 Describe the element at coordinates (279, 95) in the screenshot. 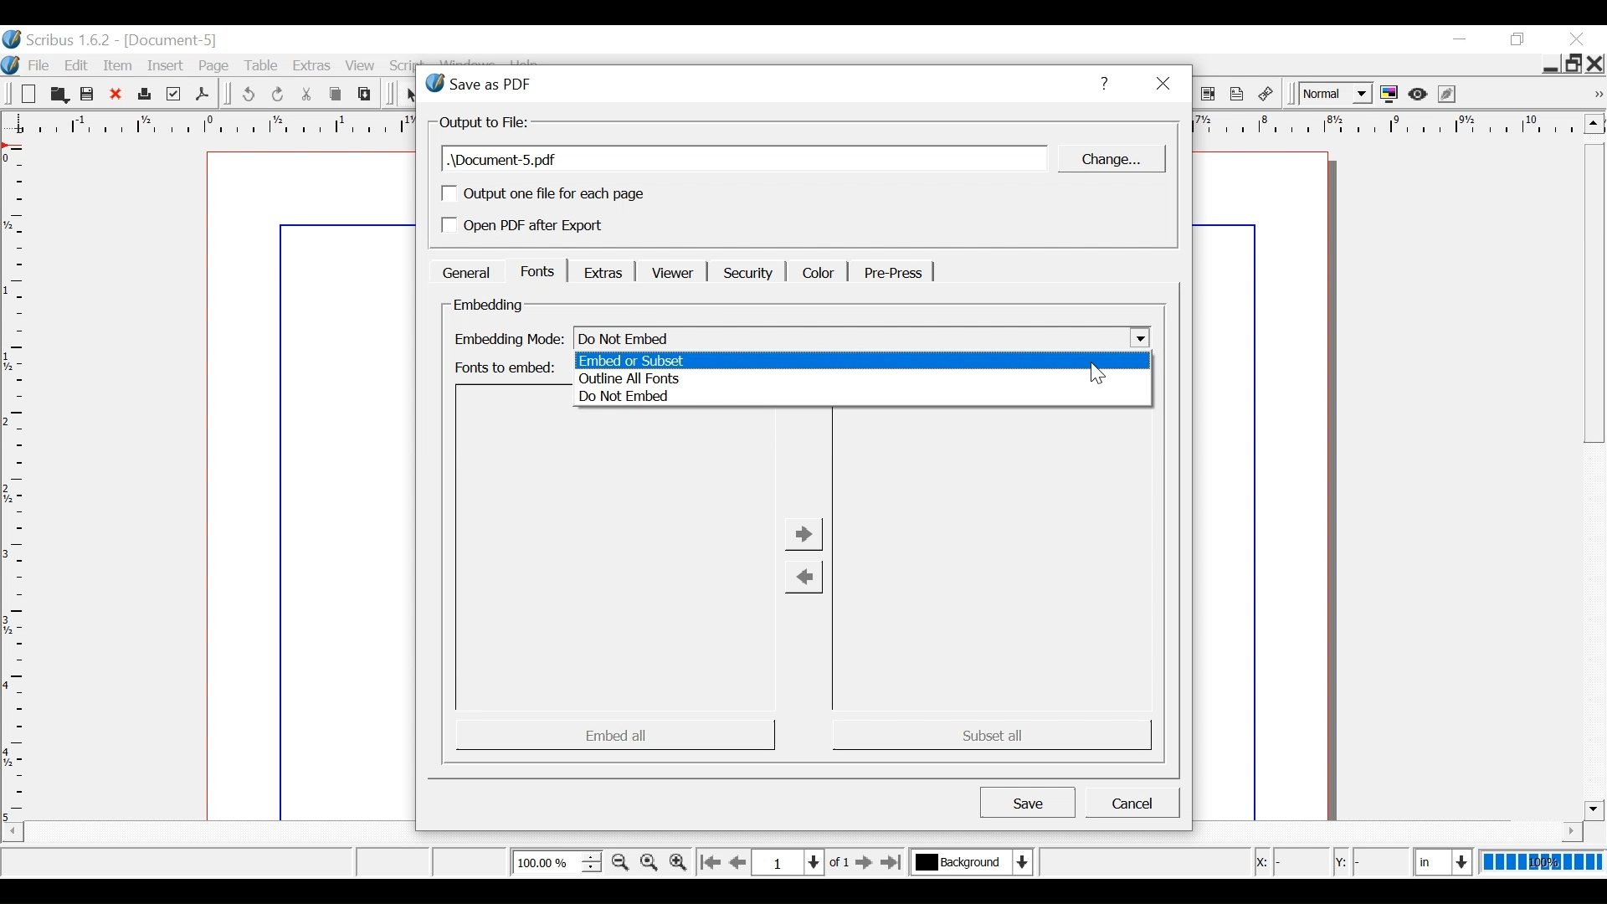

I see `Redo` at that location.